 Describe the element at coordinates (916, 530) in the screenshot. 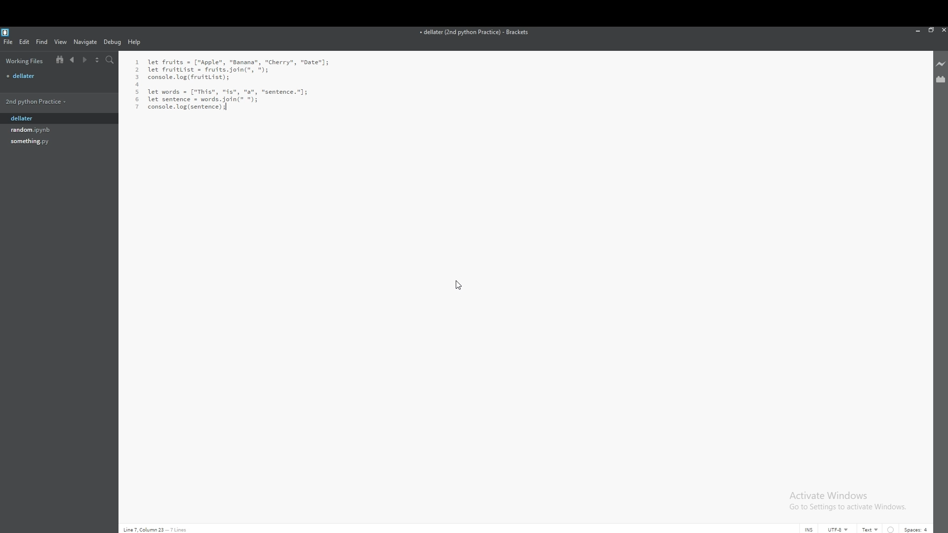

I see `spaces` at that location.